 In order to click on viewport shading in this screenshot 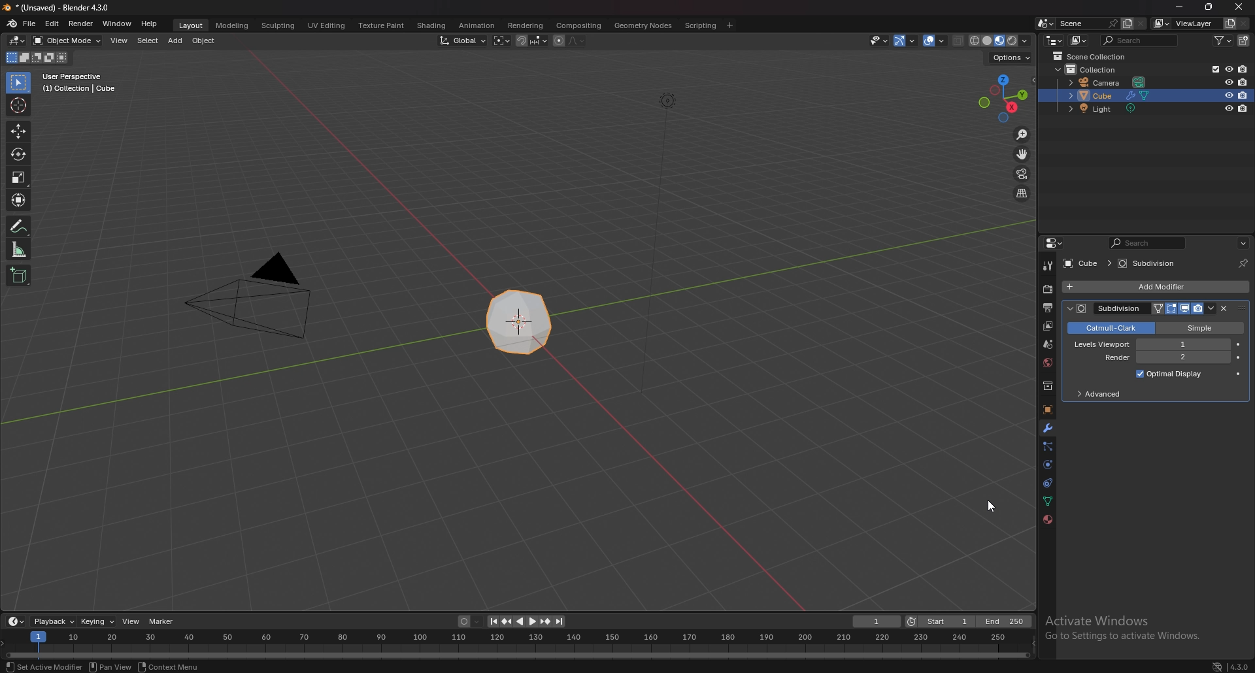, I will do `click(1000, 40)`.